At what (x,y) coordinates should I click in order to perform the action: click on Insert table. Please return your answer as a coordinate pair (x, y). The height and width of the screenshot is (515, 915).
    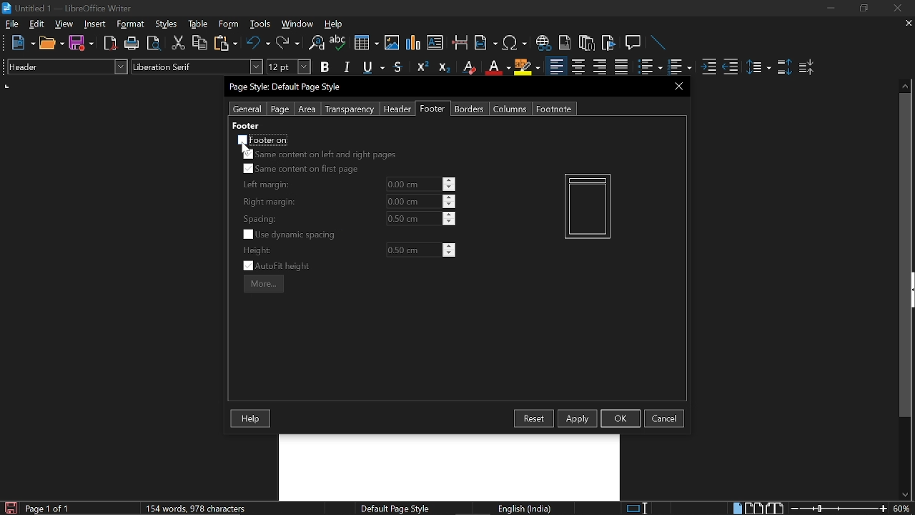
    Looking at the image, I should click on (365, 44).